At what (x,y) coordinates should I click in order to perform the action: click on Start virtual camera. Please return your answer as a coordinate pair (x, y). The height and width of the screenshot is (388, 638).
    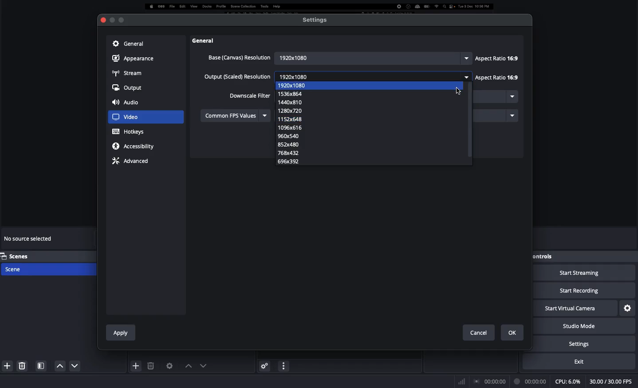
    Looking at the image, I should click on (576, 309).